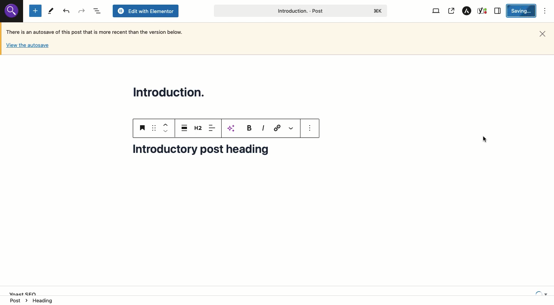 The image size is (554, 305). Describe the element at coordinates (292, 128) in the screenshot. I see `More` at that location.